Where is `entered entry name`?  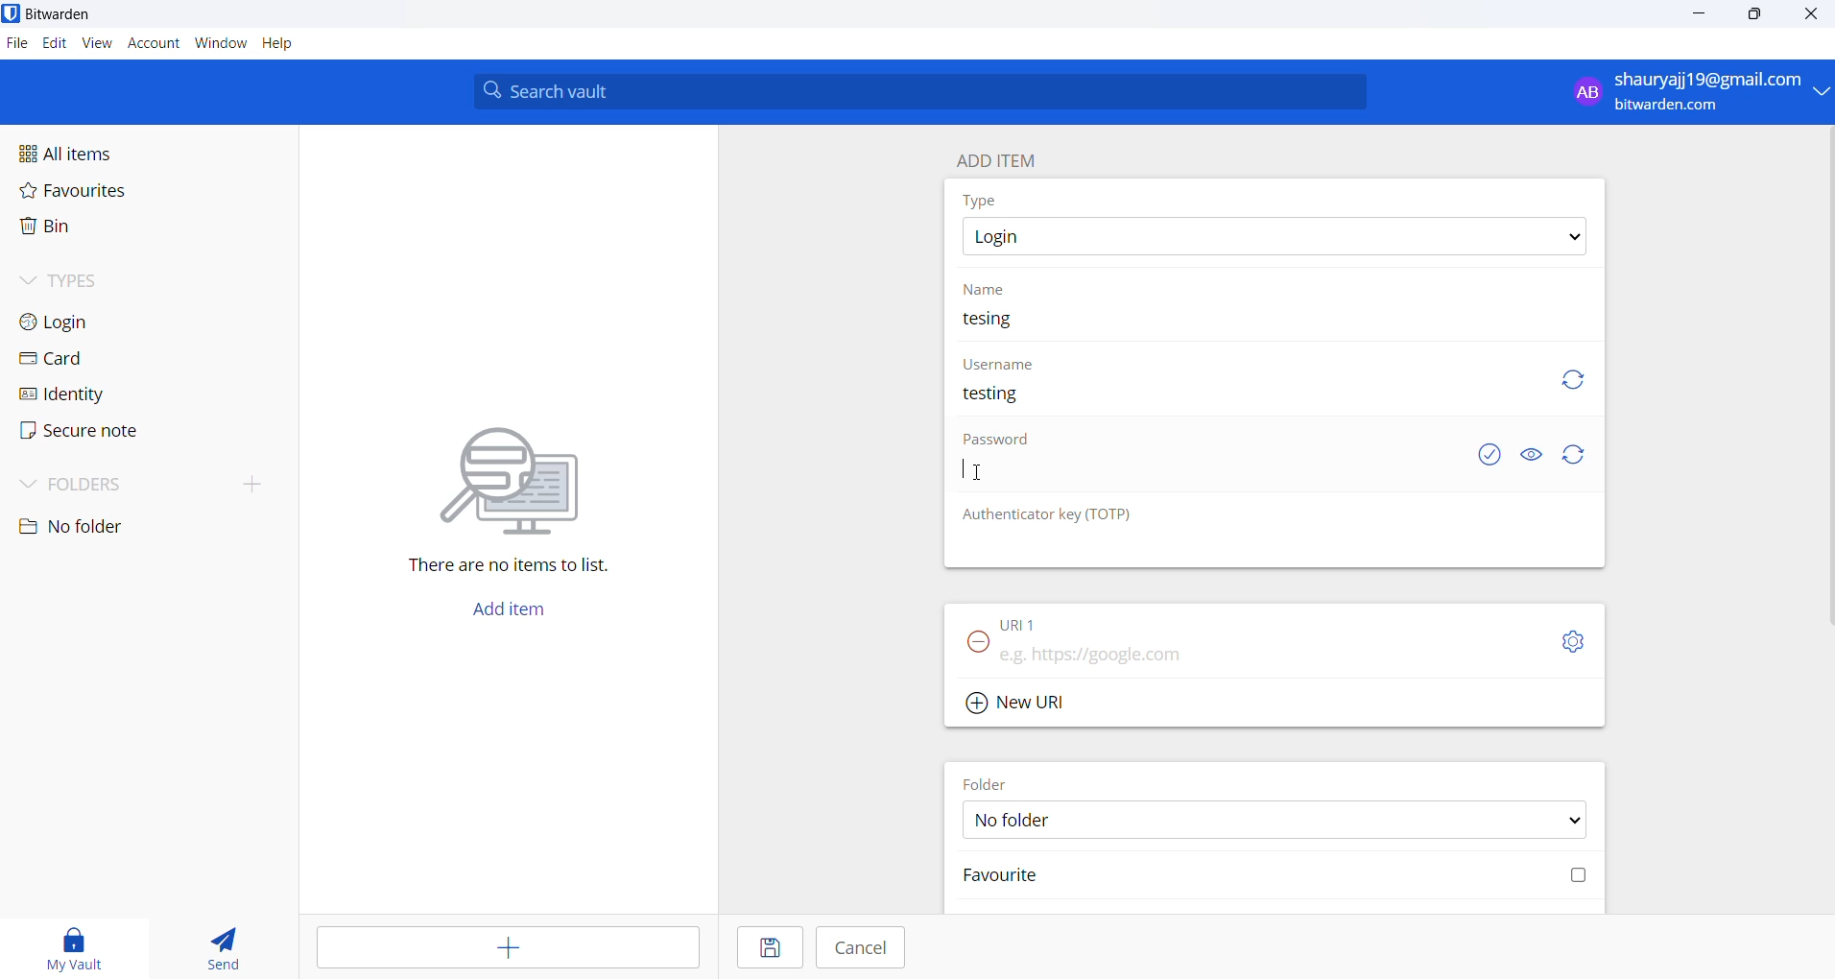 entered entry name is located at coordinates (1000, 320).